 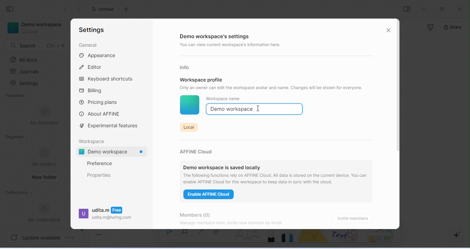 What do you see at coordinates (186, 67) in the screenshot?
I see `info` at bounding box center [186, 67].